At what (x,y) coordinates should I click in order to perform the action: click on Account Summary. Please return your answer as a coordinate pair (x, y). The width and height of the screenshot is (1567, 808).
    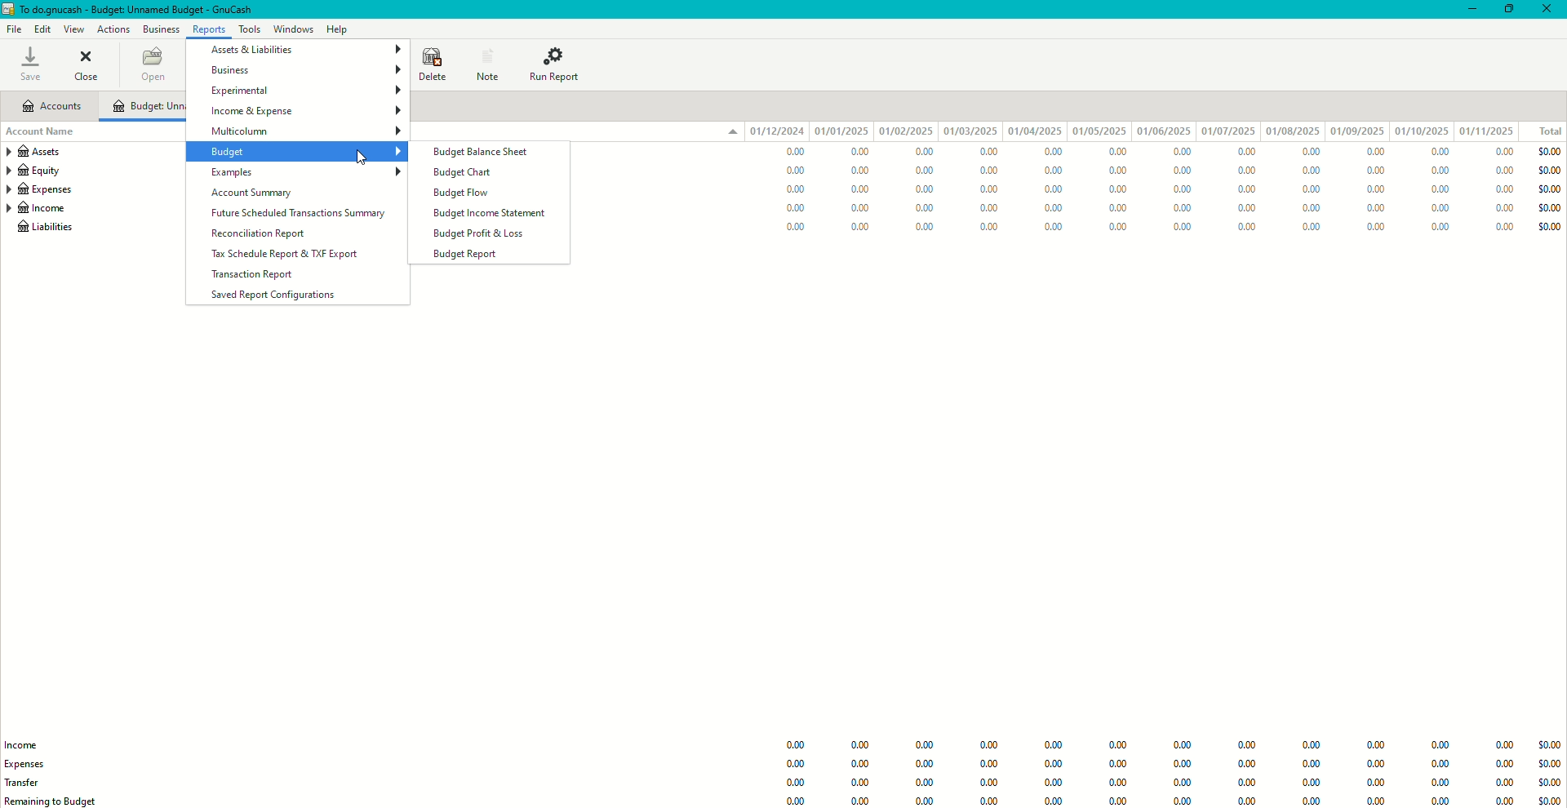
    Looking at the image, I should click on (259, 192).